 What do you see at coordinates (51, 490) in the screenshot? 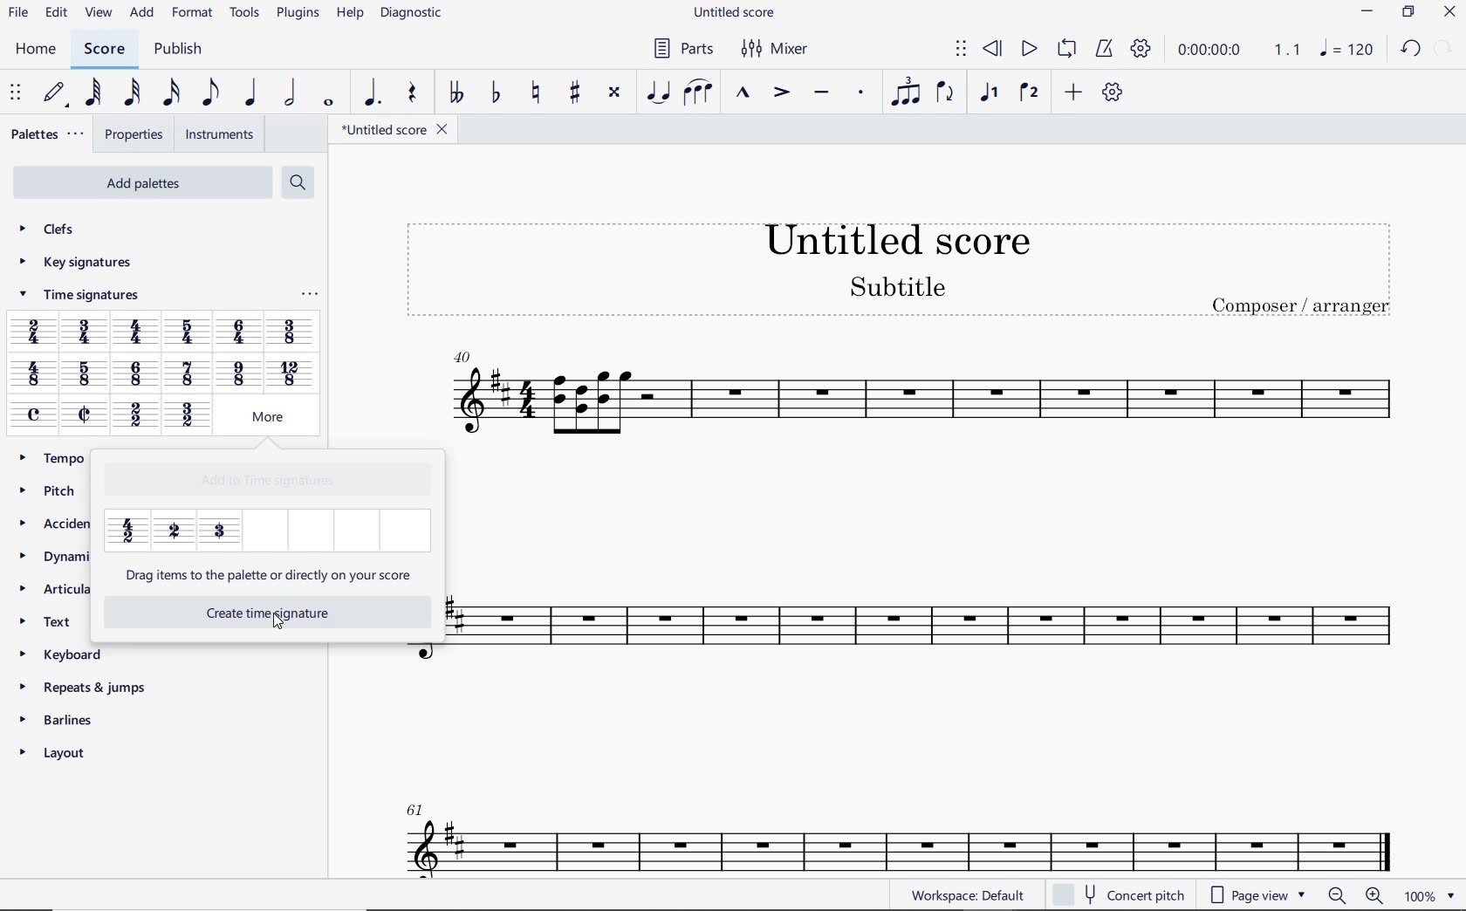
I see `PITCH` at bounding box center [51, 490].